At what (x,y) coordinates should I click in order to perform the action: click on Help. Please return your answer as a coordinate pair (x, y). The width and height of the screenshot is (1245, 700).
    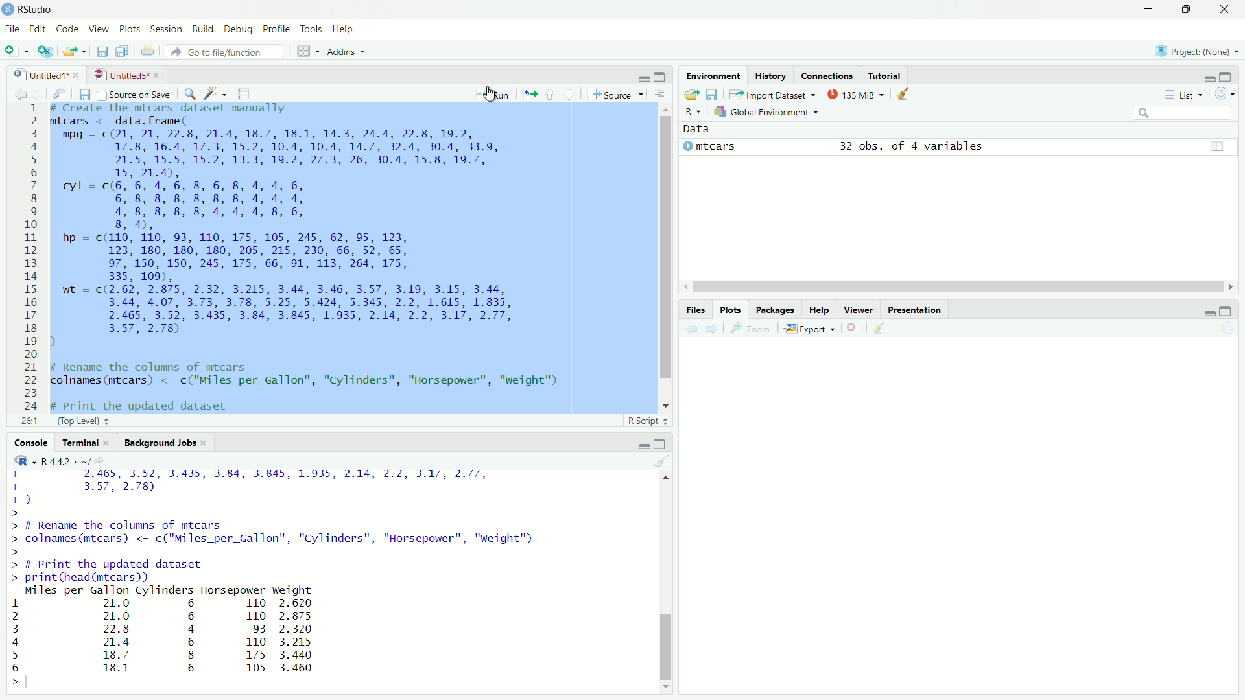
    Looking at the image, I should click on (821, 311).